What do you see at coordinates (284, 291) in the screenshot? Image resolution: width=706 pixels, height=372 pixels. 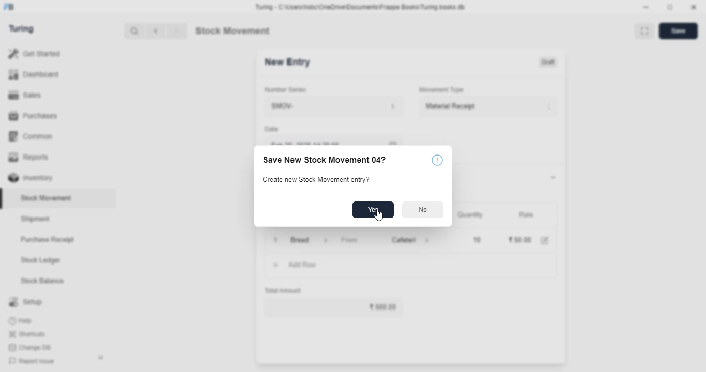 I see `total amount` at bounding box center [284, 291].